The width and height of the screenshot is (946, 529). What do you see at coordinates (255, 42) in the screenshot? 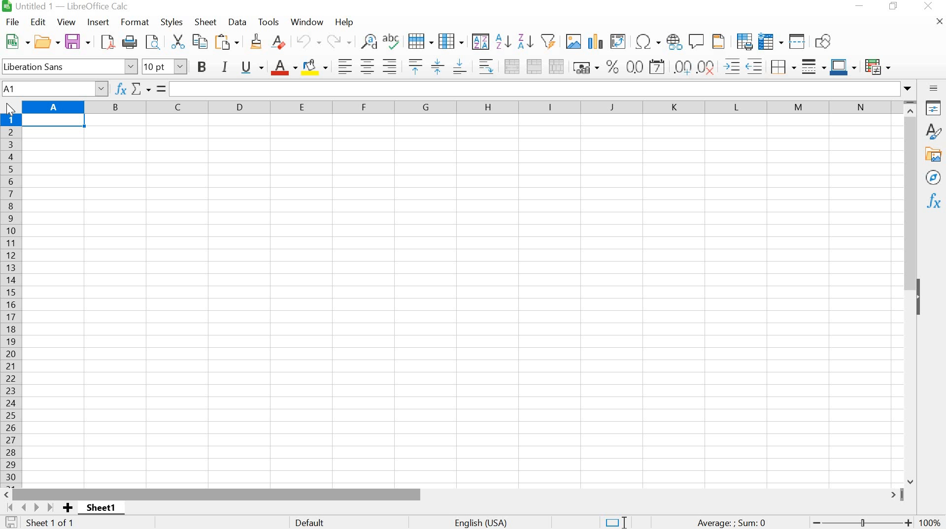
I see `Clone formatting` at bounding box center [255, 42].